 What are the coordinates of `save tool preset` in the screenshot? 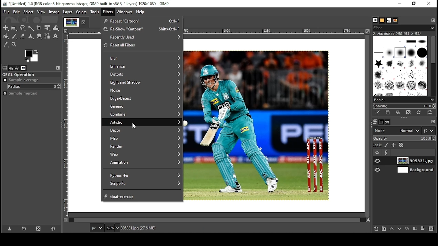 It's located at (10, 229).